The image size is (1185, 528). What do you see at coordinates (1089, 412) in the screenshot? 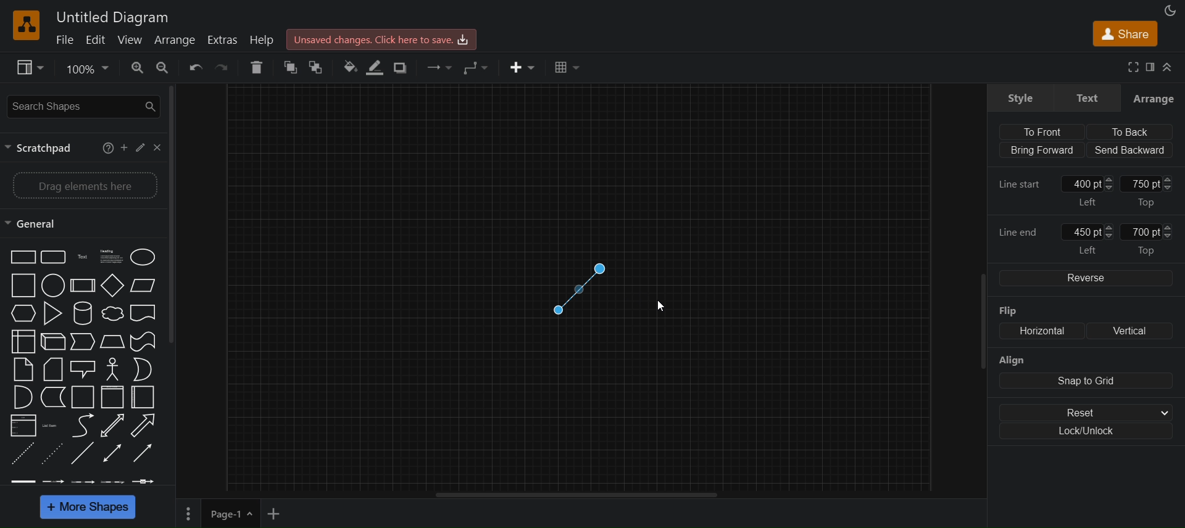
I see `reset` at bounding box center [1089, 412].